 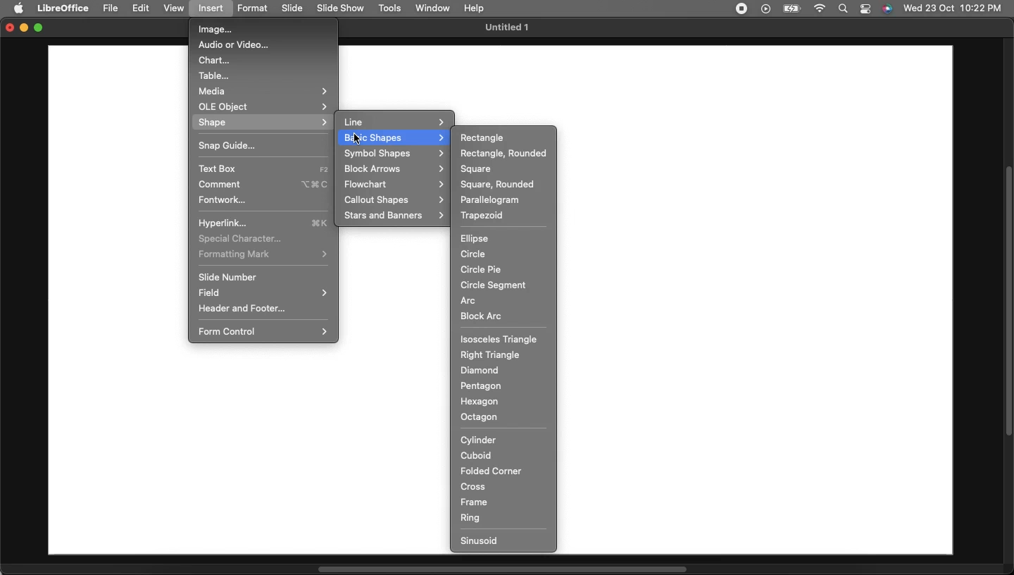 I want to click on Date/time, so click(x=953, y=8).